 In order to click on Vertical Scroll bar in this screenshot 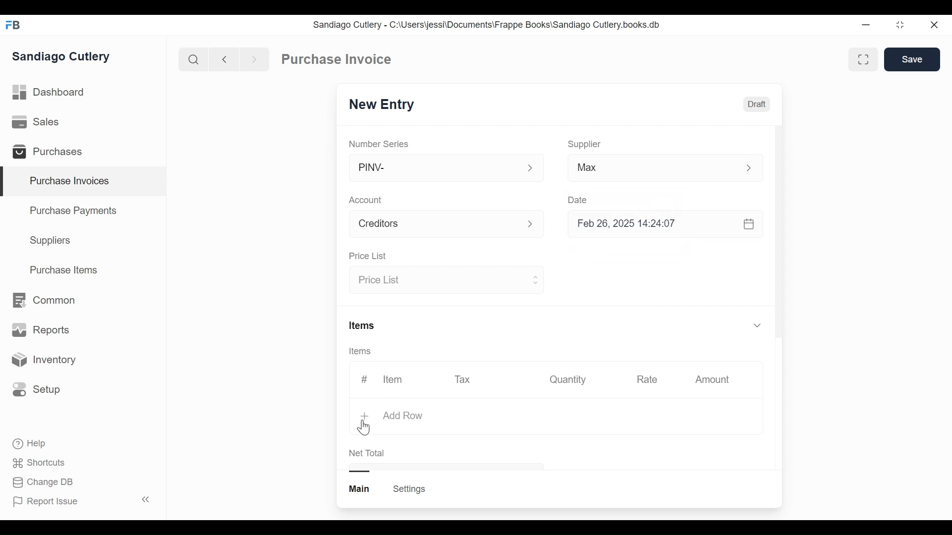, I will do `click(778, 234)`.